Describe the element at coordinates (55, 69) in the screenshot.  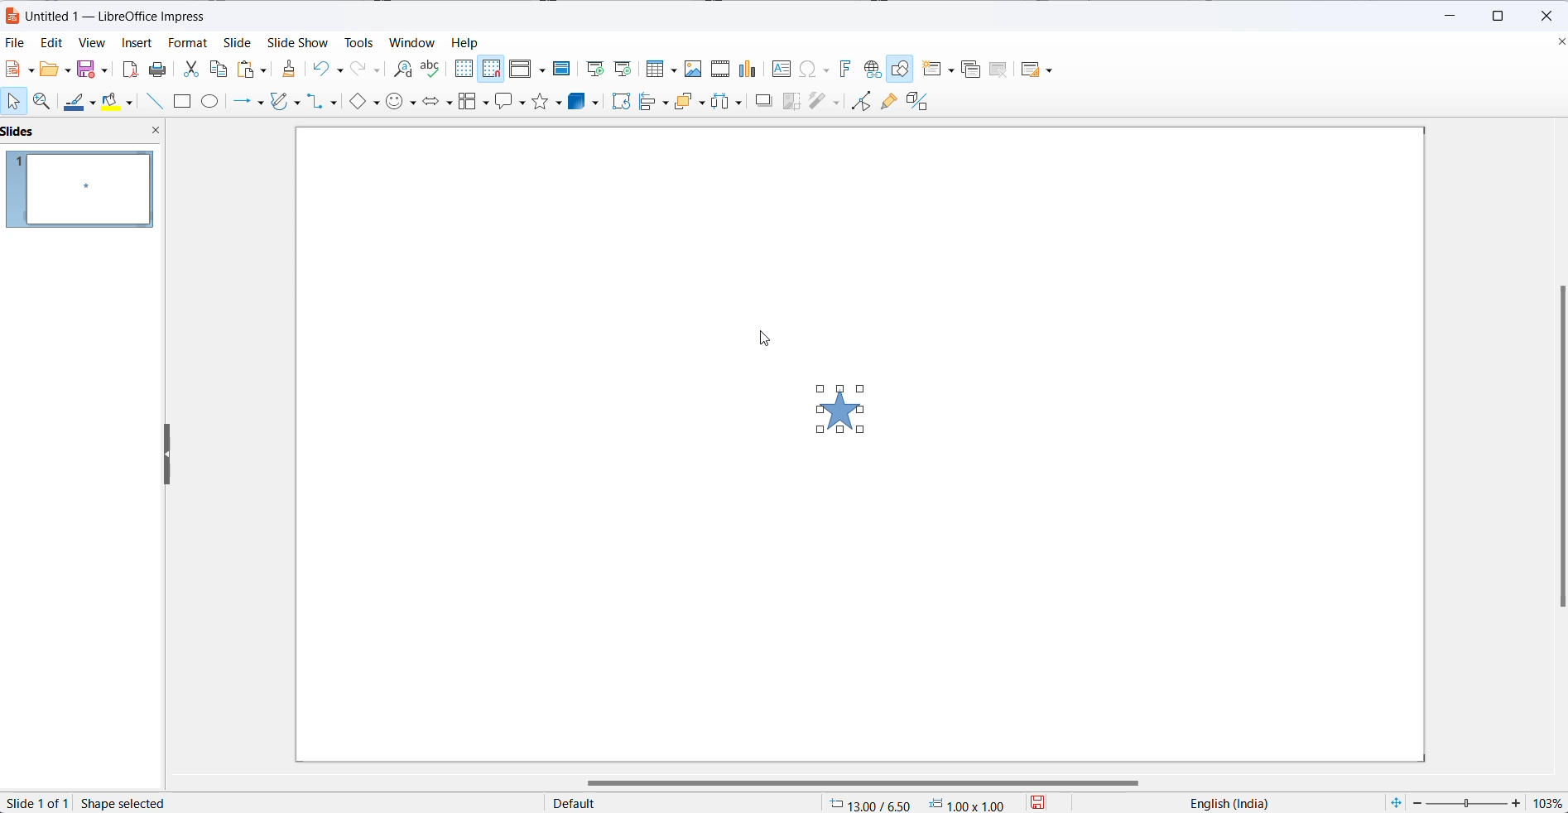
I see `open` at that location.